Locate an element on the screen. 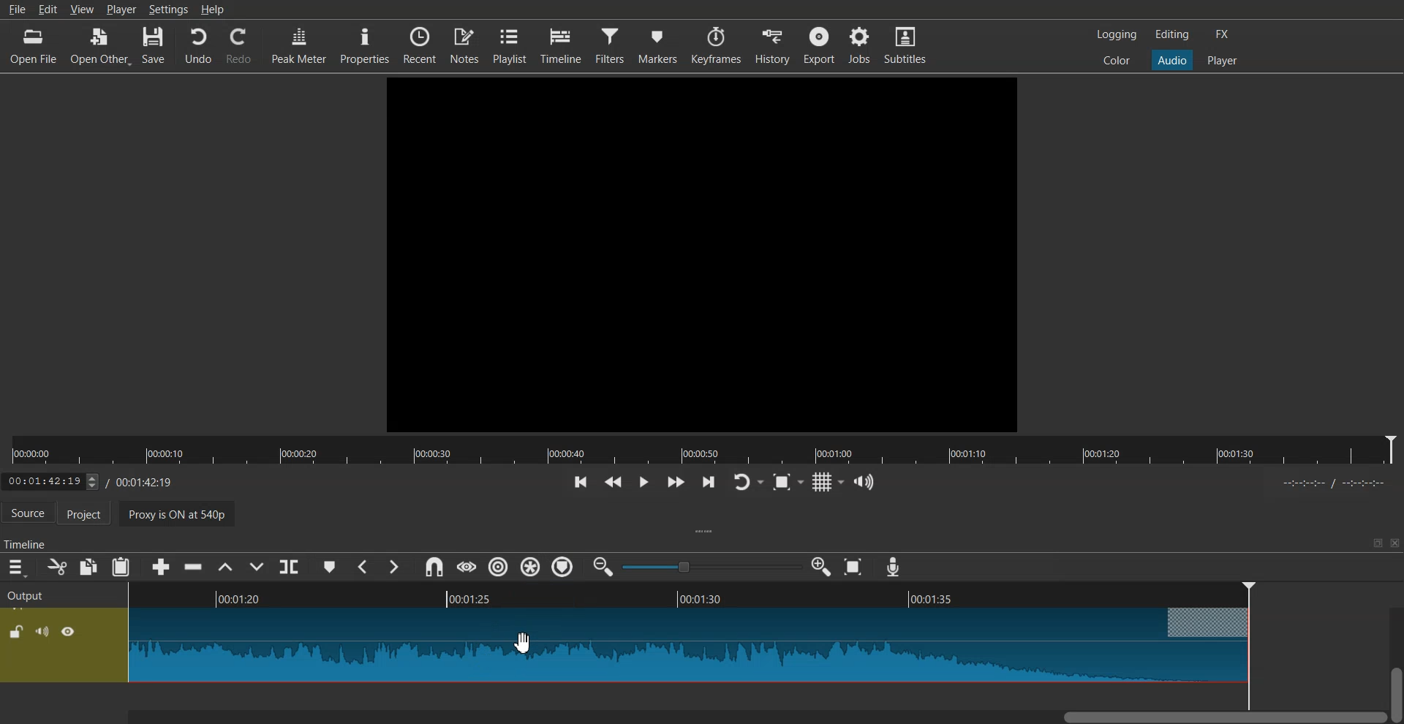  Switch to the Editing layout is located at coordinates (1175, 34).